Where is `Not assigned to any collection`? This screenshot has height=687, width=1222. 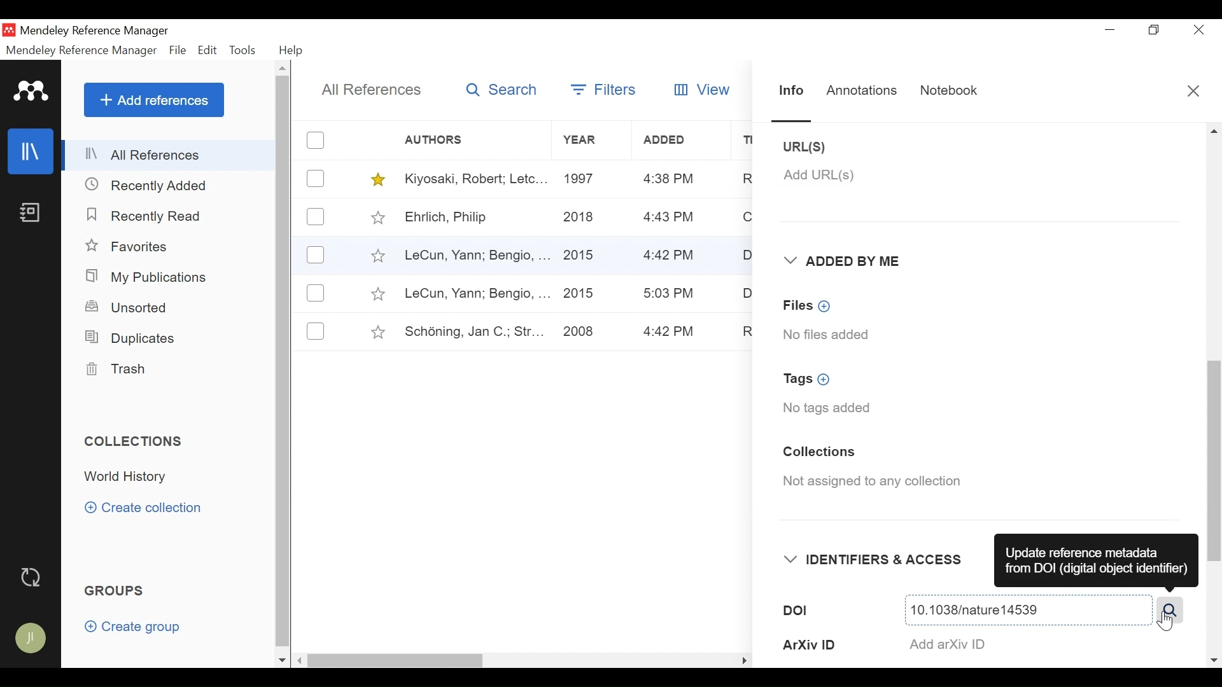
Not assigned to any collection is located at coordinates (877, 484).